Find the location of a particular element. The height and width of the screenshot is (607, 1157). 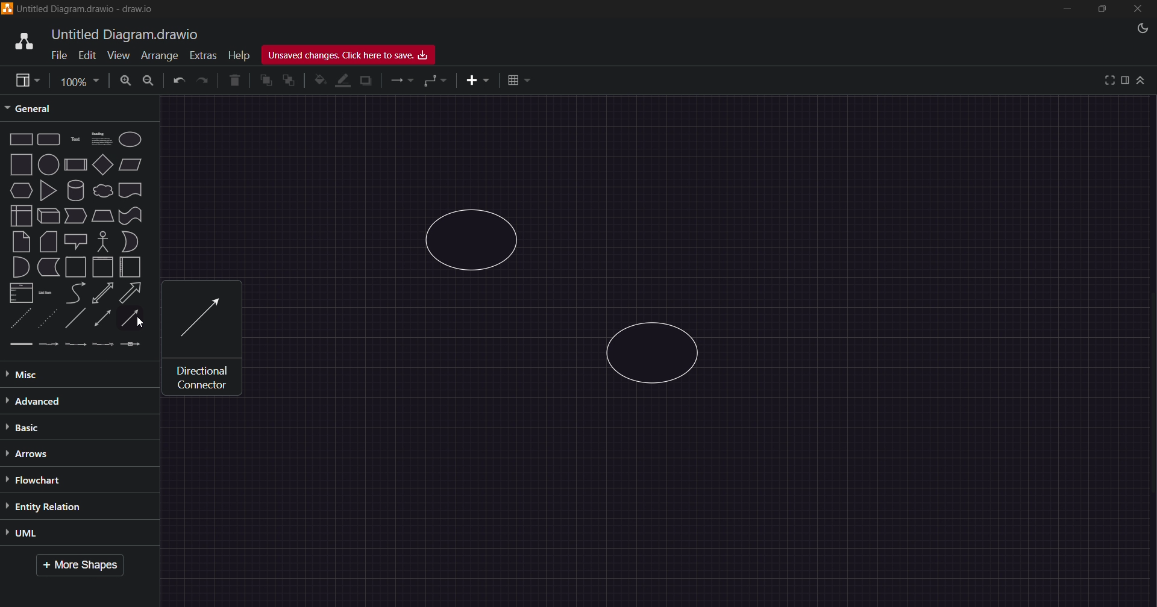

title is located at coordinates (127, 33).